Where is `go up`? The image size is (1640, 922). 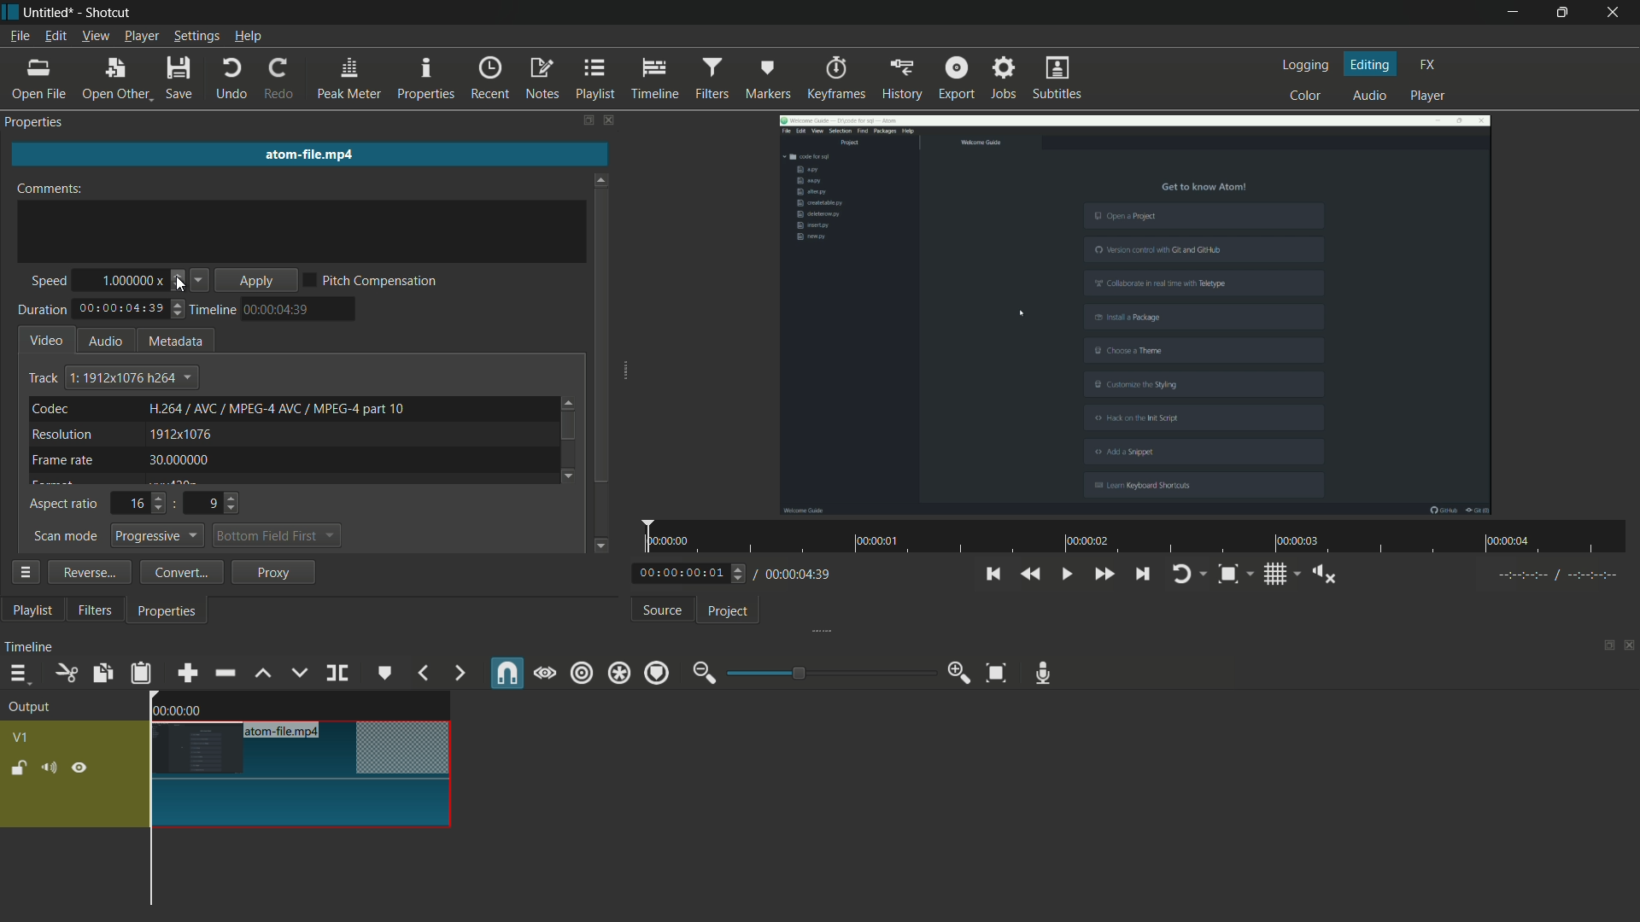
go up is located at coordinates (570, 400).